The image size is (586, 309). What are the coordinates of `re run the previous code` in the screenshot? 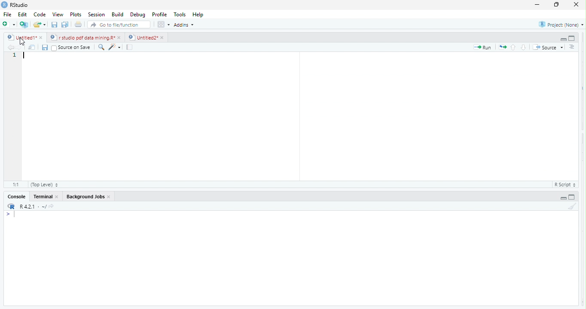 It's located at (504, 47).